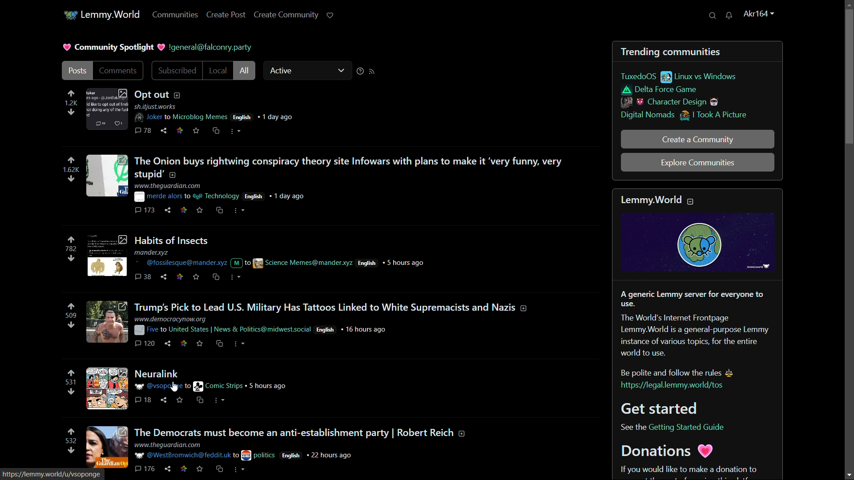 The height and width of the screenshot is (480, 854). I want to click on rss, so click(371, 72).